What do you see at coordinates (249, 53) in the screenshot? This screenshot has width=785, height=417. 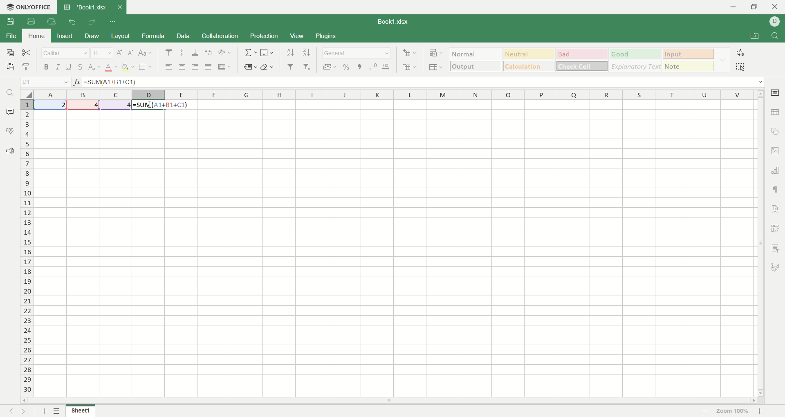 I see `summation` at bounding box center [249, 53].